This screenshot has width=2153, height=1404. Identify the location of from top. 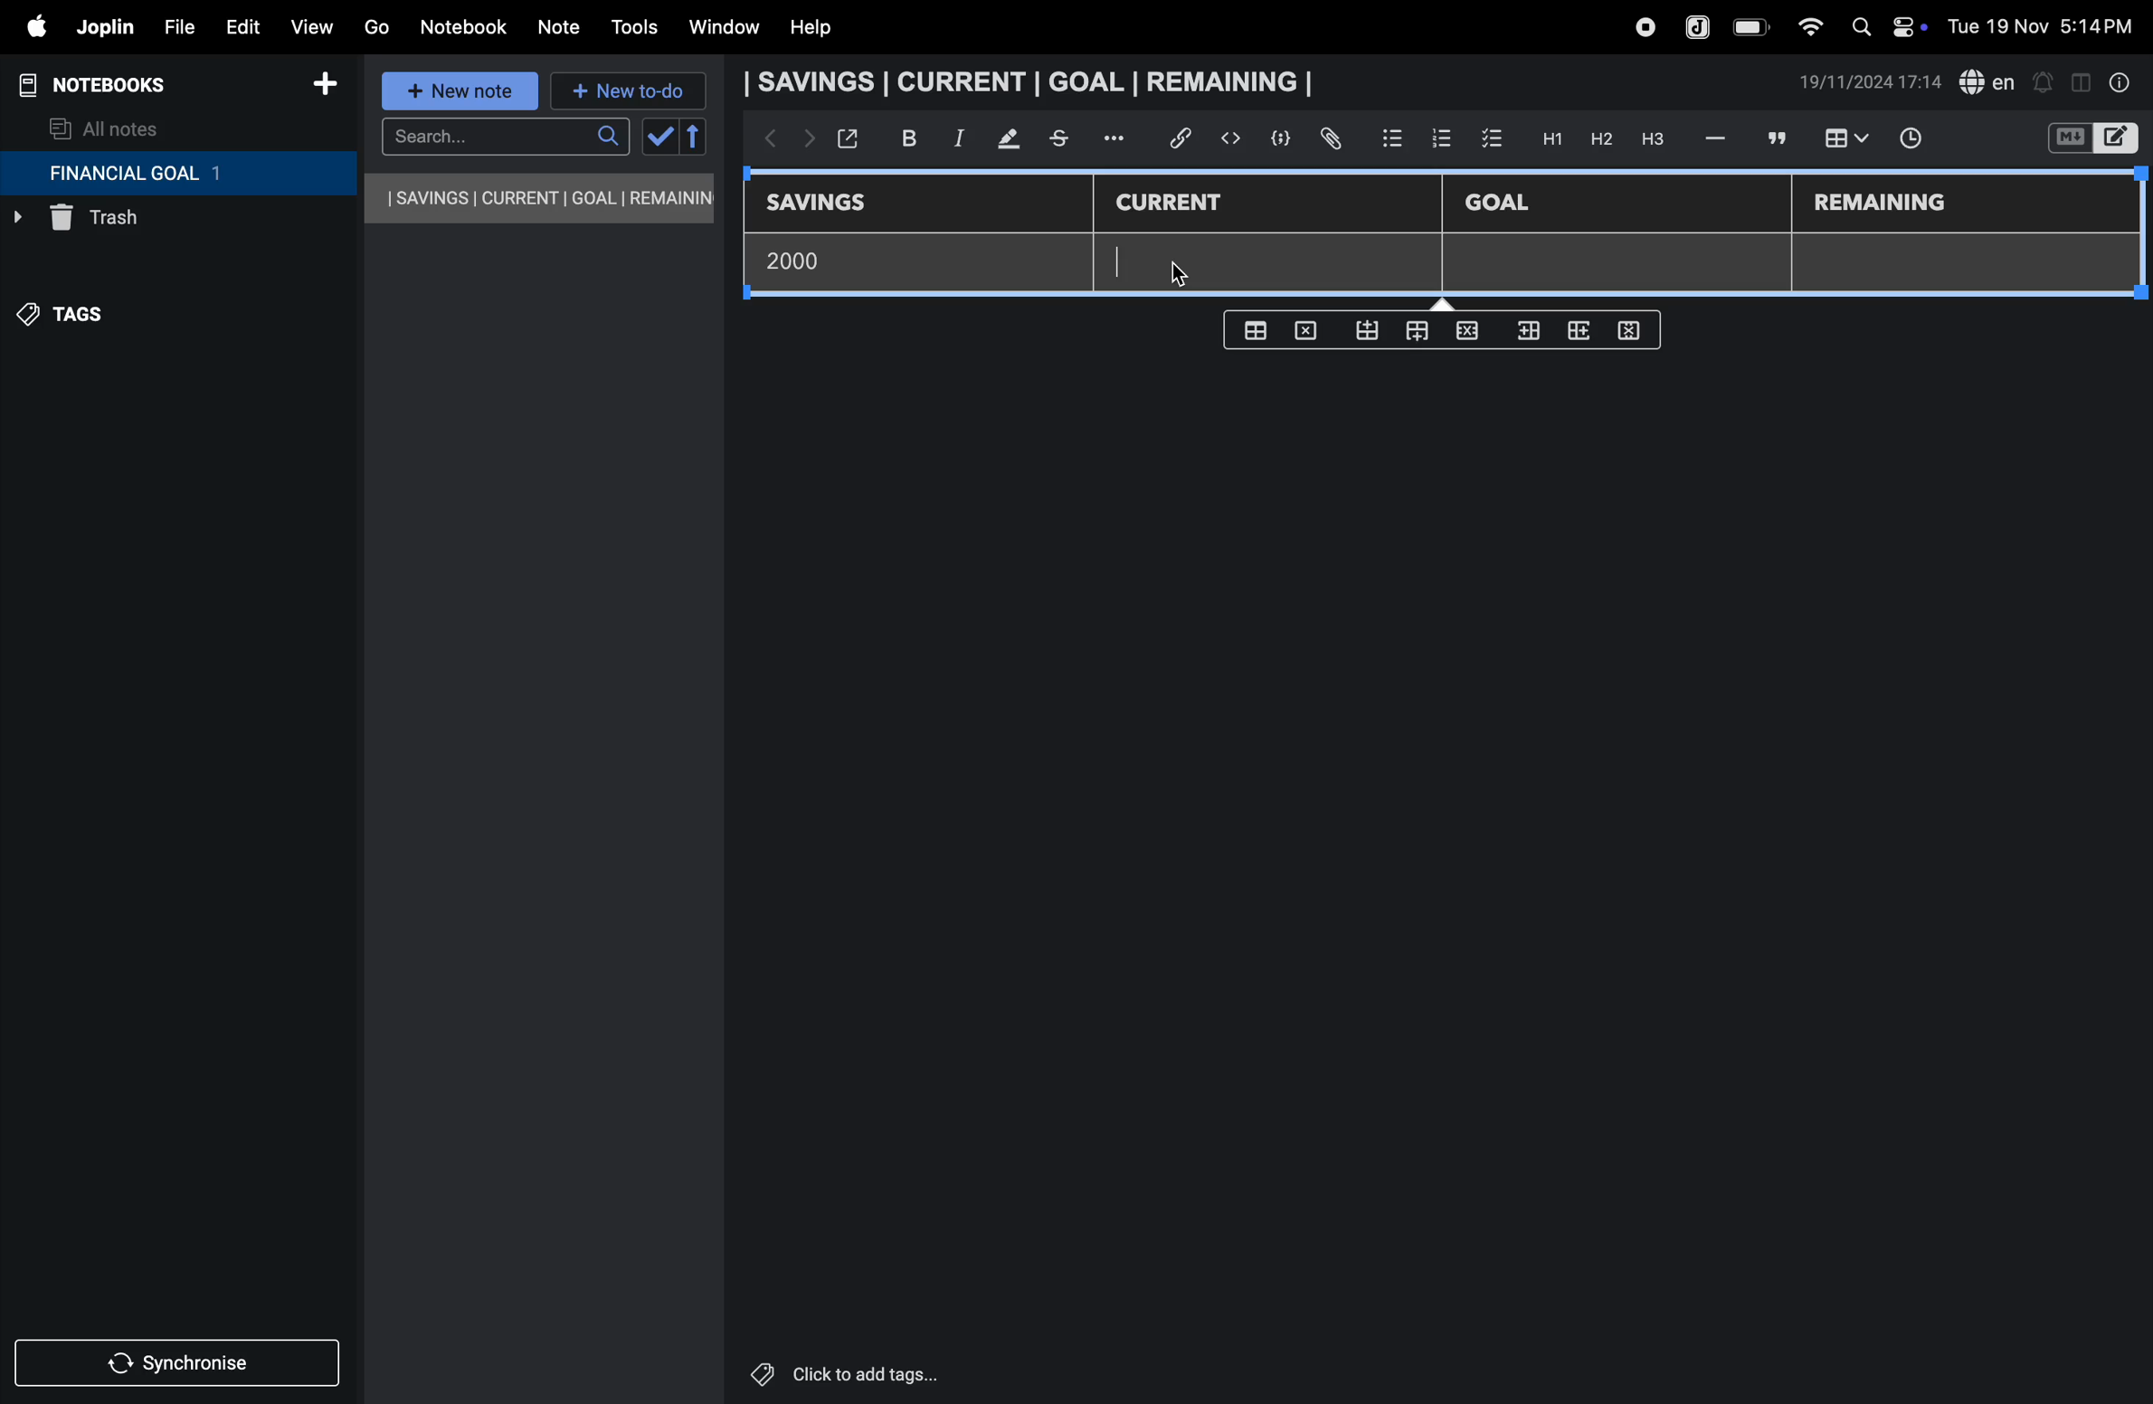
(1413, 333).